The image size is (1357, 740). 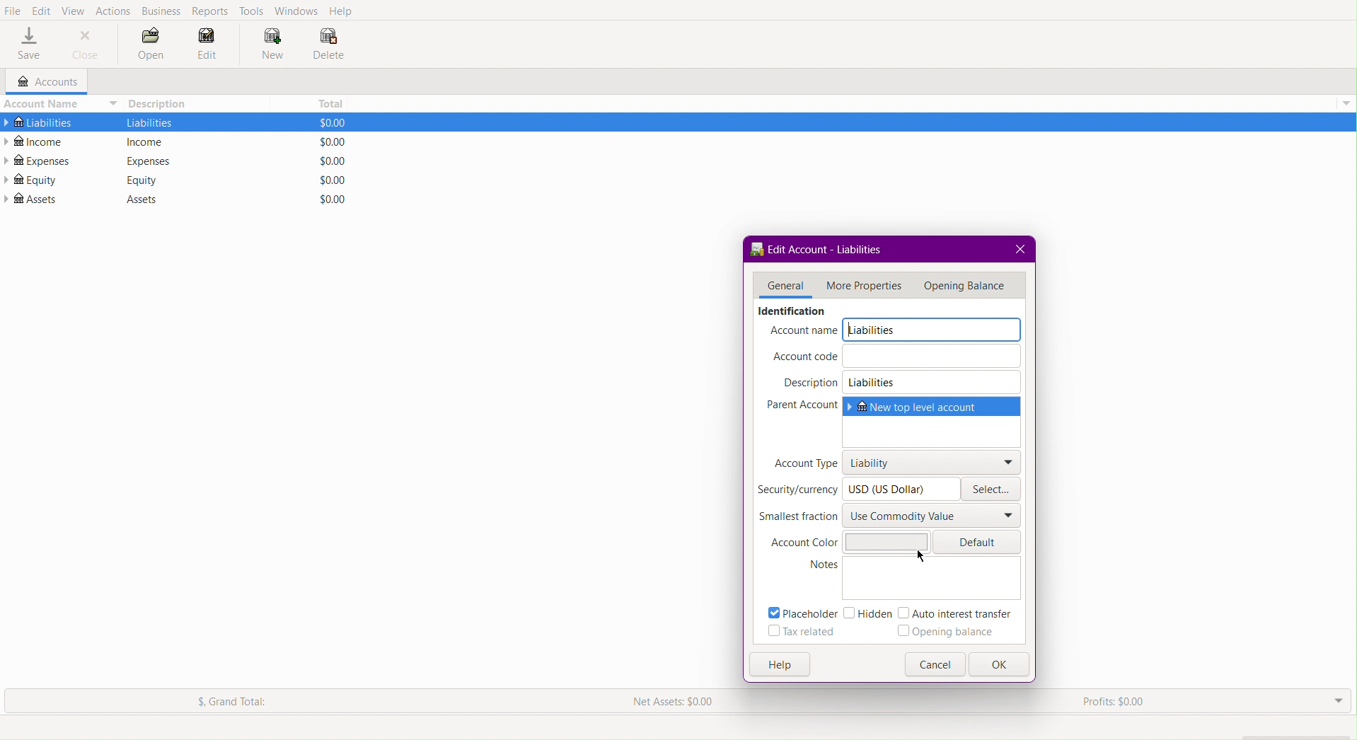 I want to click on Assets, so click(x=33, y=199).